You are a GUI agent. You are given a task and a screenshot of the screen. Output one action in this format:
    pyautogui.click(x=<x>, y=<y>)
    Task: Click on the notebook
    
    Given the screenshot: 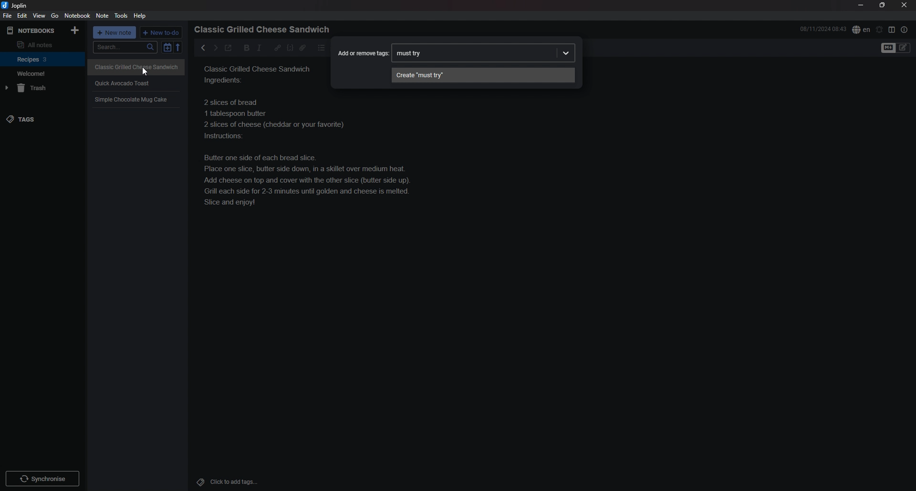 What is the action you would take?
    pyautogui.click(x=78, y=15)
    